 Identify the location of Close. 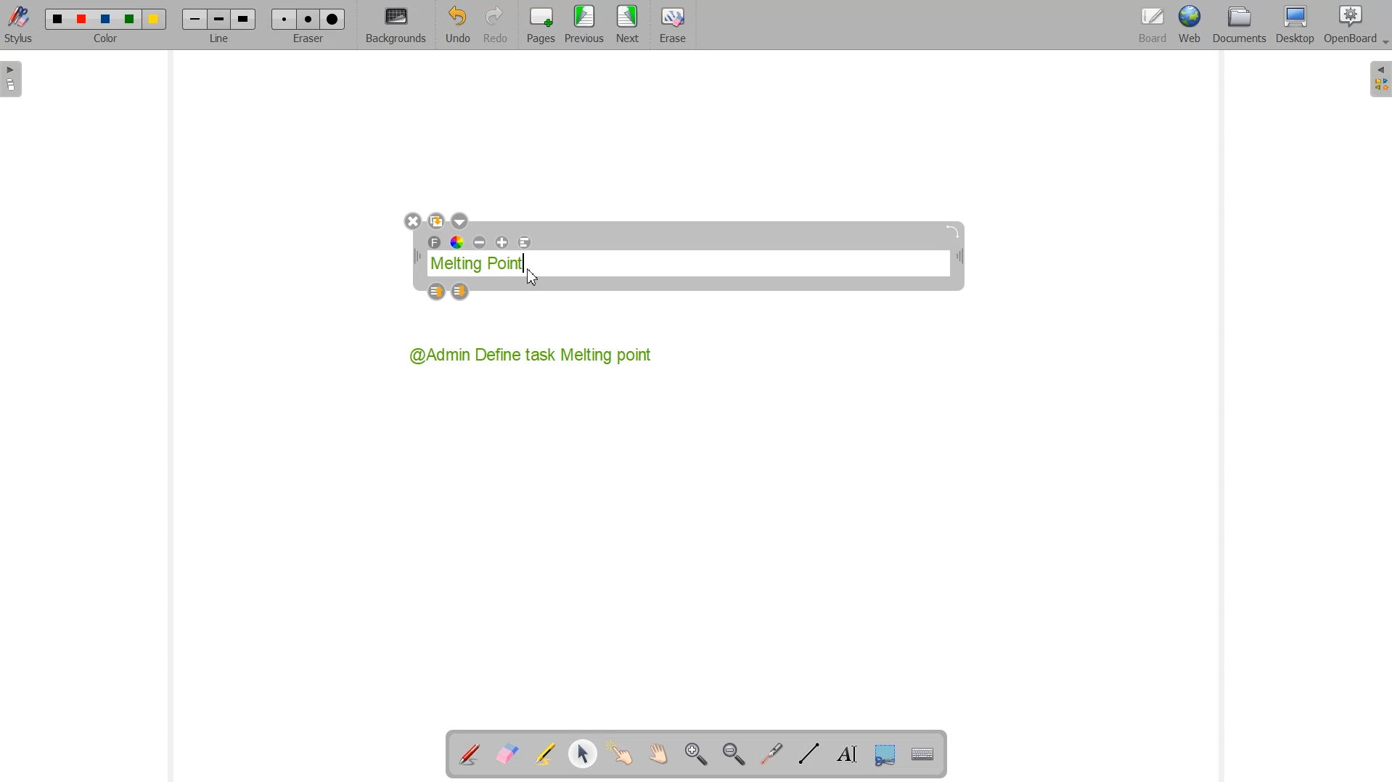
(412, 222).